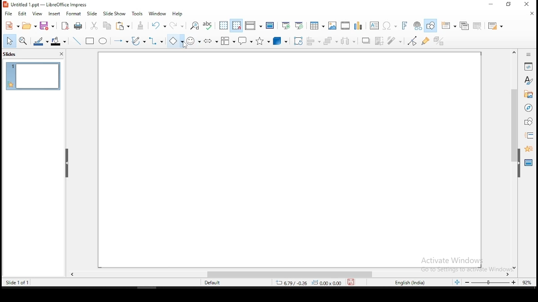 The height and width of the screenshot is (302, 538). What do you see at coordinates (79, 26) in the screenshot?
I see `print` at bounding box center [79, 26].